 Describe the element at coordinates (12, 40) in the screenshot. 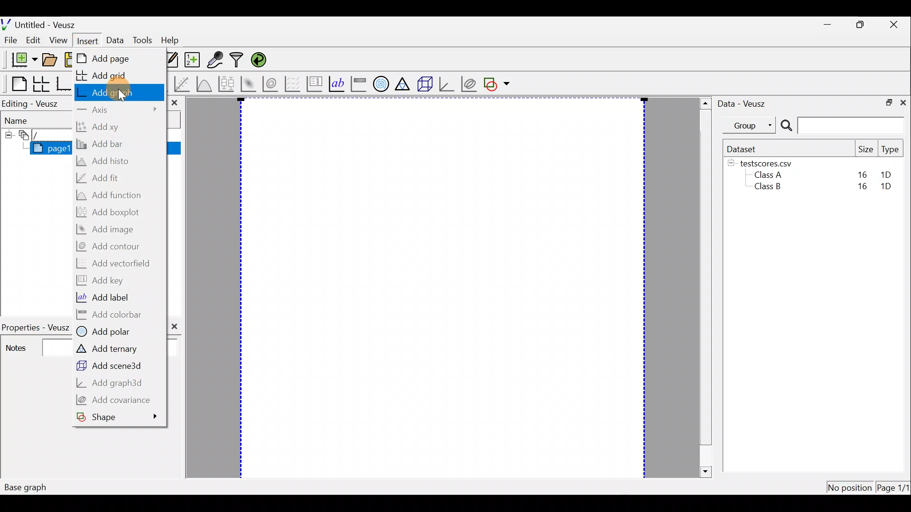

I see `File` at that location.